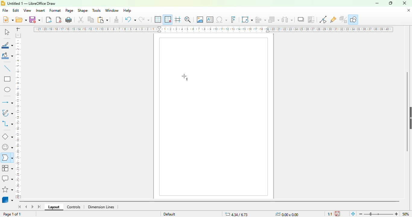 The image size is (412, 217). Describe the element at coordinates (288, 214) in the screenshot. I see `width and height of the object` at that location.